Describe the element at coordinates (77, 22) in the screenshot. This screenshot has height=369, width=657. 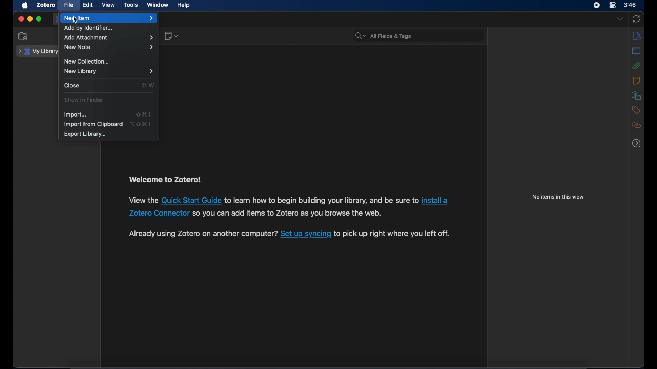
I see `Cursor` at that location.